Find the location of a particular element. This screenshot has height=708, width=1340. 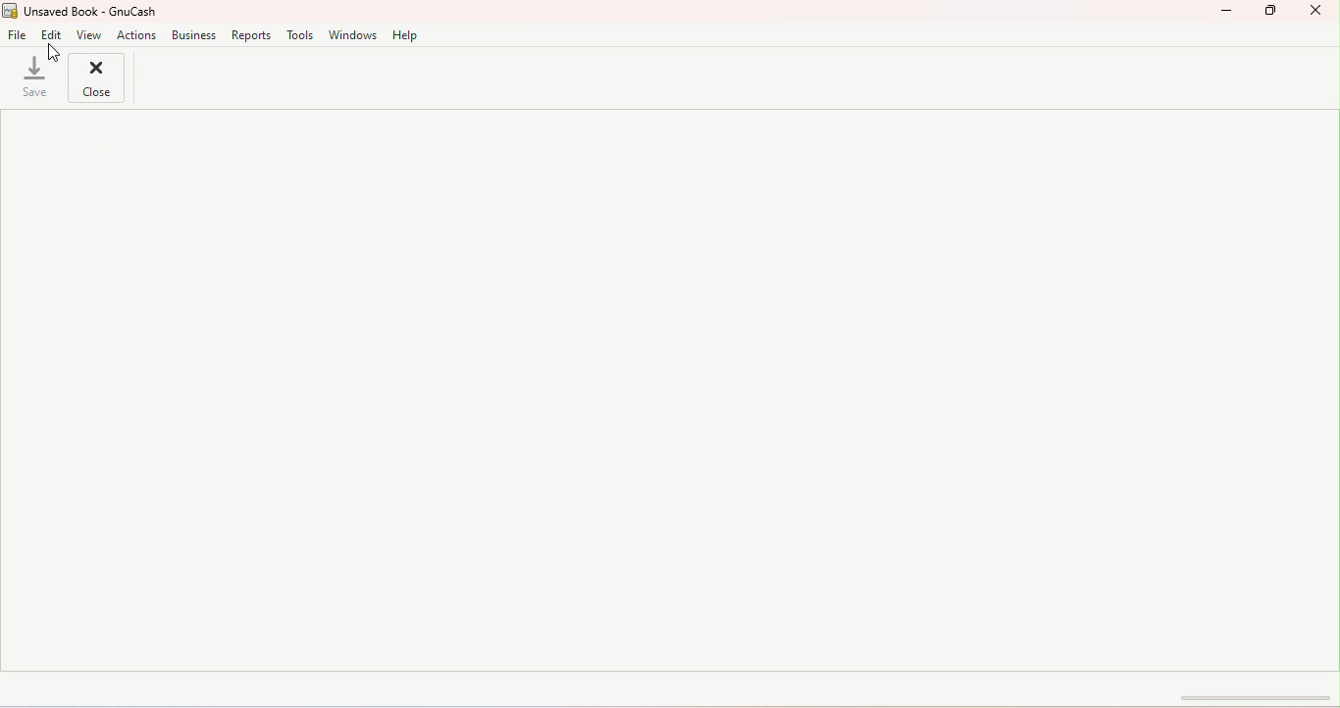

Business is located at coordinates (191, 36).